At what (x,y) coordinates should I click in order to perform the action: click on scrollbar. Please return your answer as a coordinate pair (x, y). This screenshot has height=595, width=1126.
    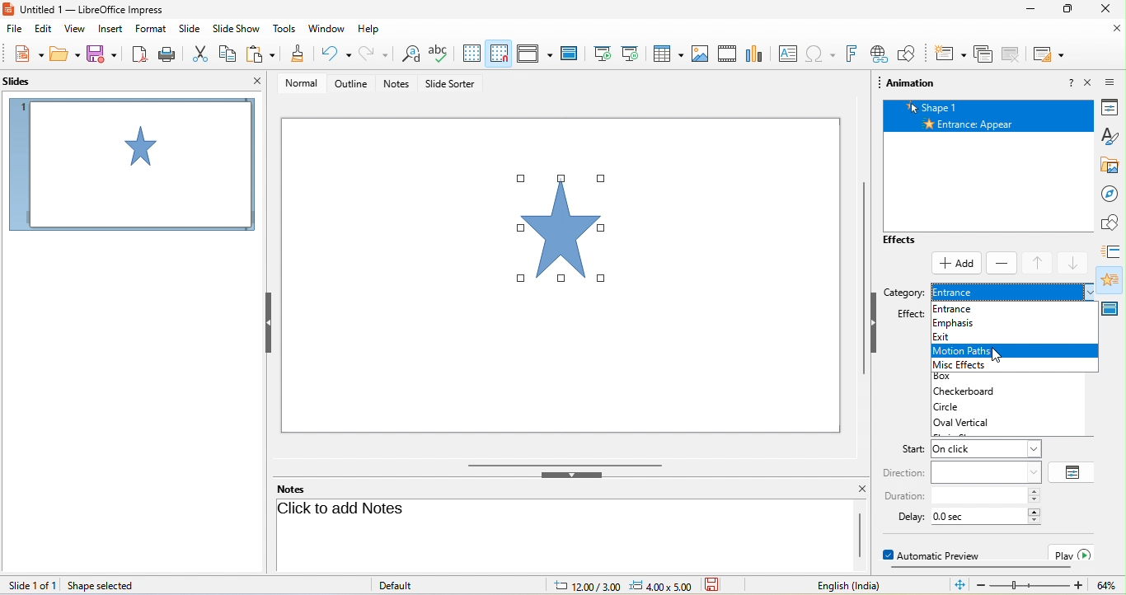
    Looking at the image, I should click on (860, 536).